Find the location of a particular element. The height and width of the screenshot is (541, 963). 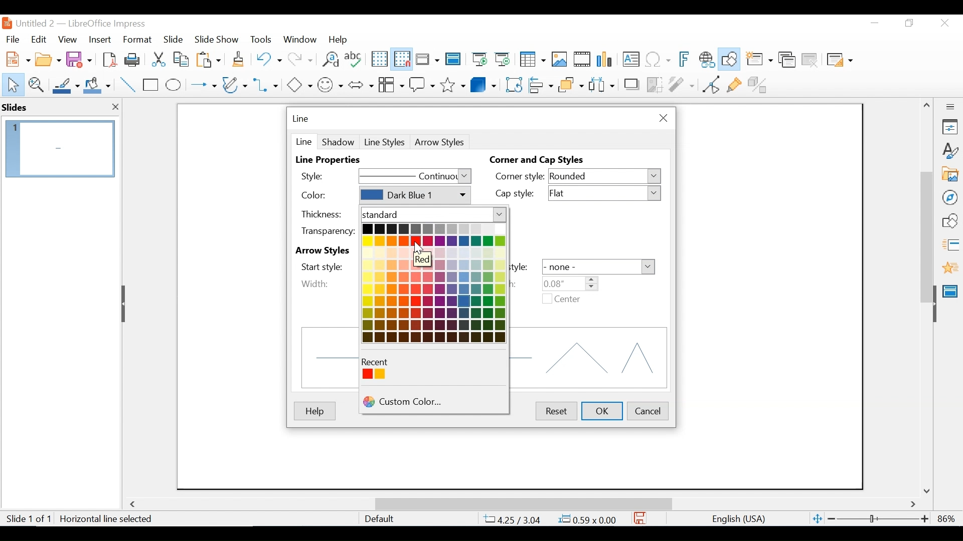

Slide 1 of 1 is located at coordinates (28, 519).